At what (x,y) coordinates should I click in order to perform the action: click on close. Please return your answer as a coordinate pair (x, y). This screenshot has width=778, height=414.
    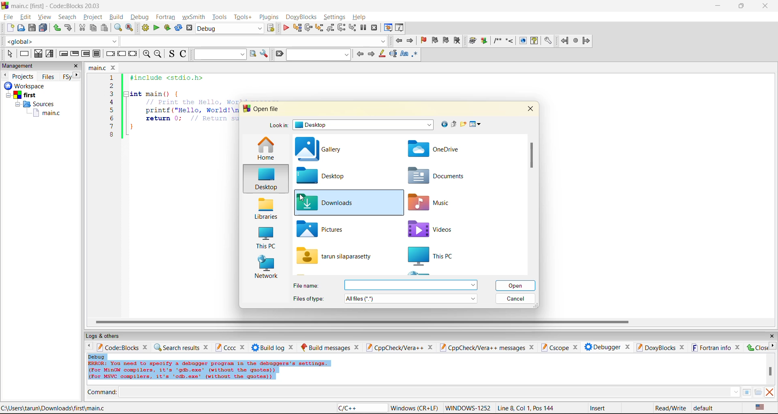
    Looking at the image, I should click on (146, 347).